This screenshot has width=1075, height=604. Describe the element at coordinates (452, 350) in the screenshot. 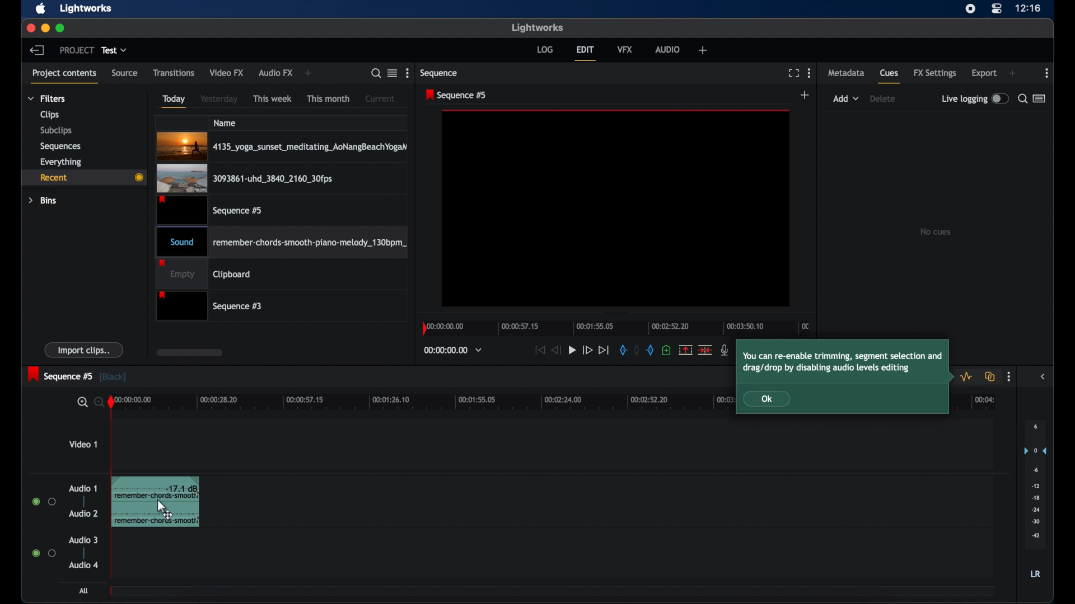

I see `timecodes and reels` at that location.